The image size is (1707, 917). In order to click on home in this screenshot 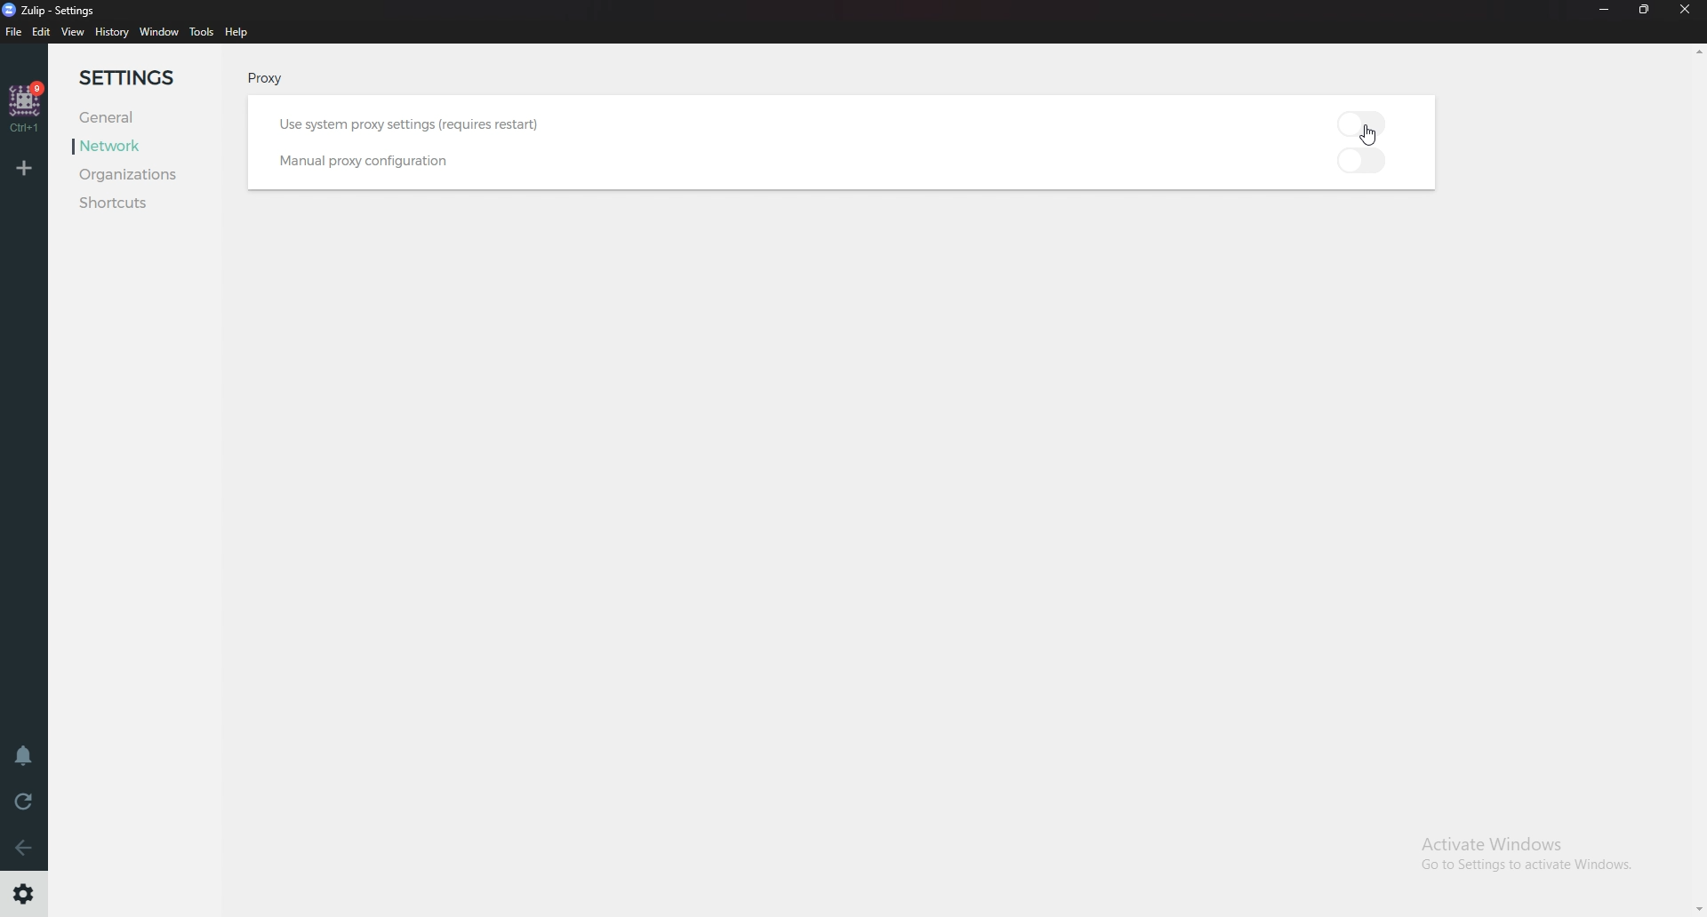, I will do `click(27, 106)`.